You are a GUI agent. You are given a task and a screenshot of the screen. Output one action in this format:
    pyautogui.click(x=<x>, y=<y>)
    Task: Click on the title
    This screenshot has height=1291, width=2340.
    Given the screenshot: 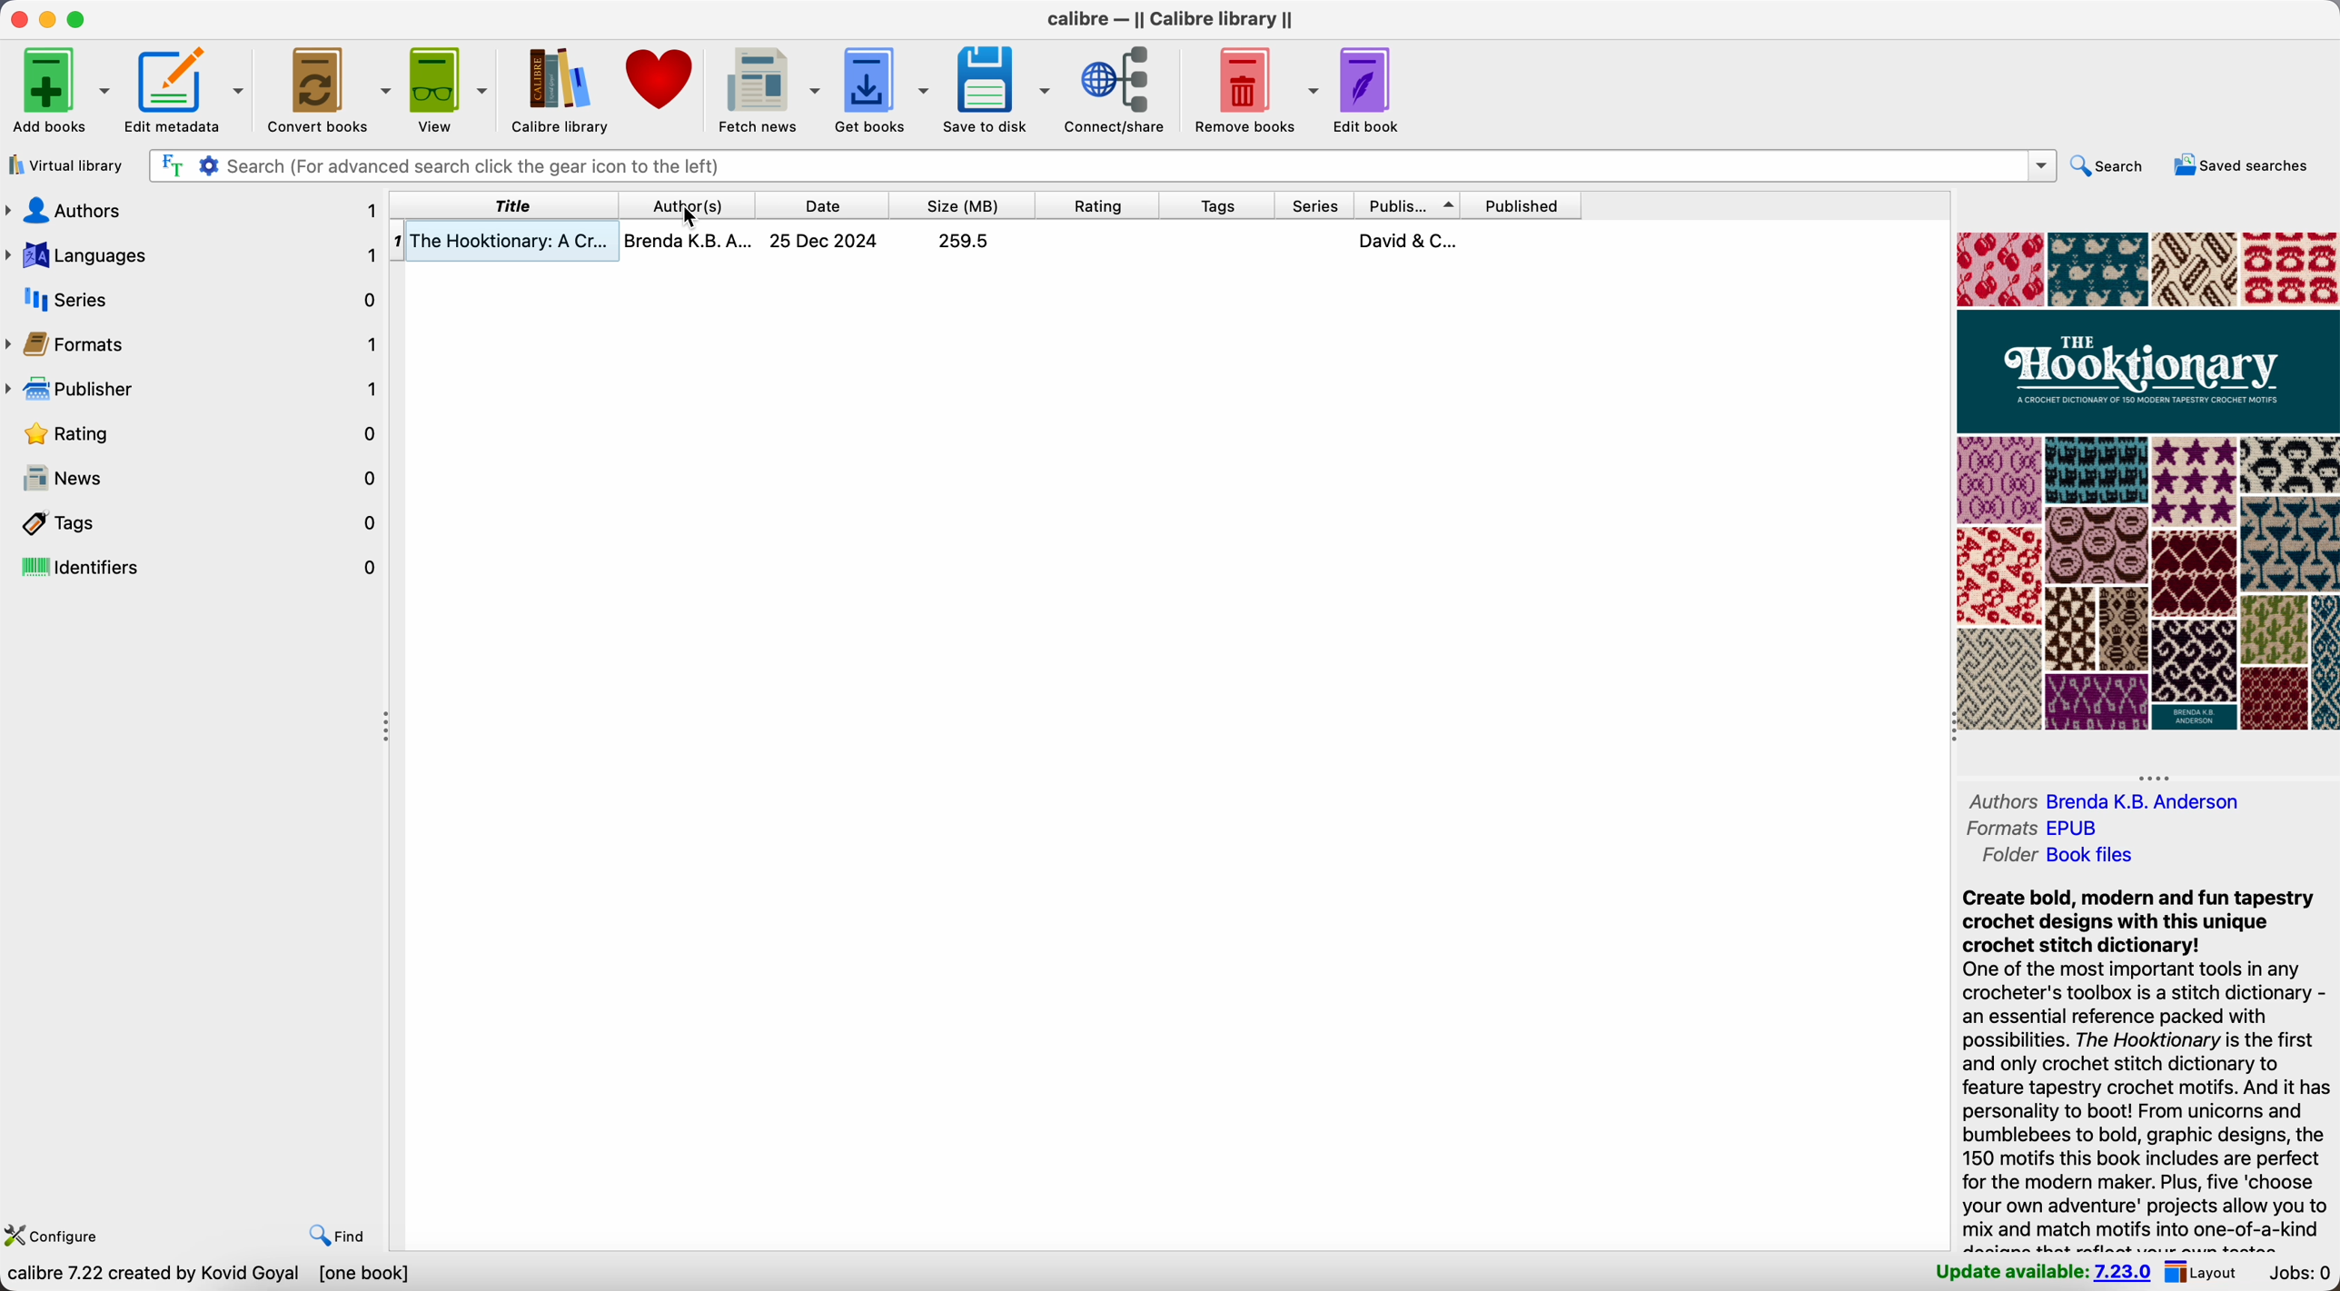 What is the action you would take?
    pyautogui.click(x=509, y=205)
    